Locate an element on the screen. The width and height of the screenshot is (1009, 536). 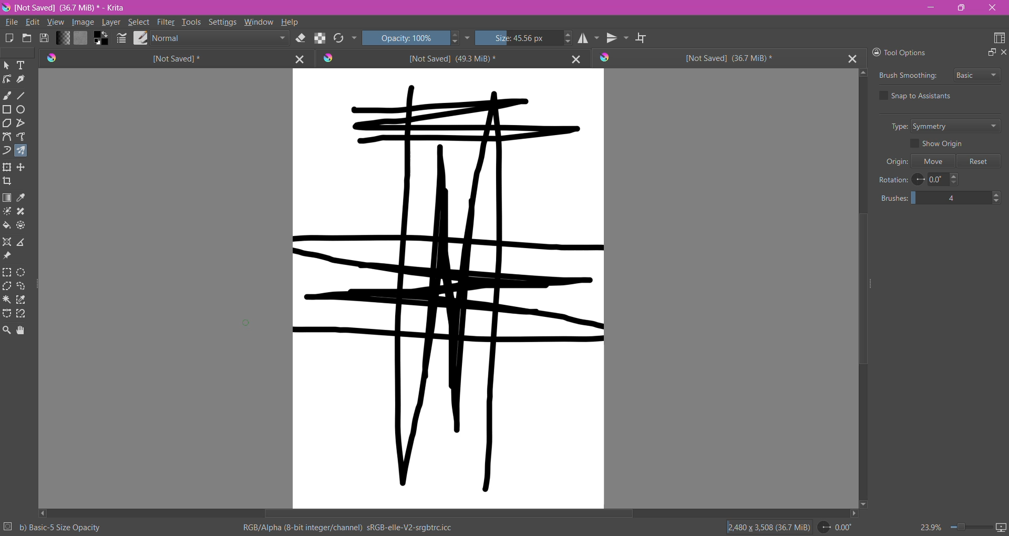
Polyline Tool is located at coordinates (20, 123).